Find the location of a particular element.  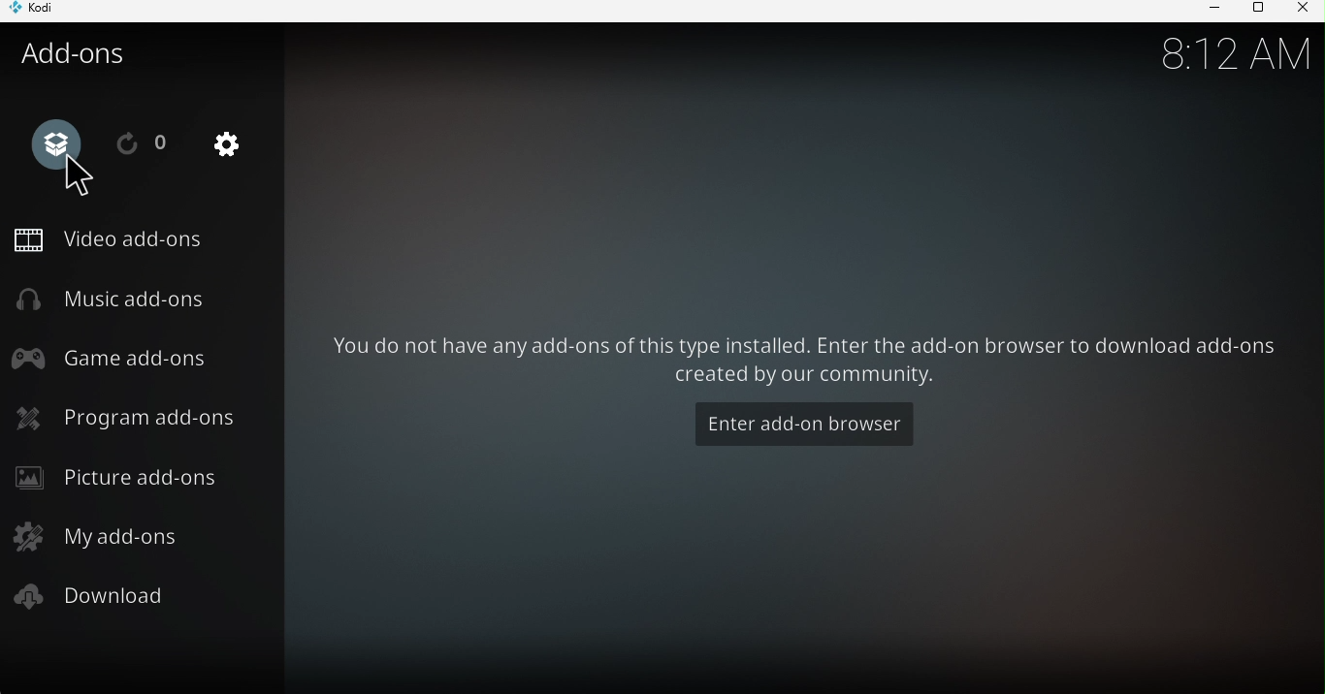

Close is located at coordinates (1302, 11).